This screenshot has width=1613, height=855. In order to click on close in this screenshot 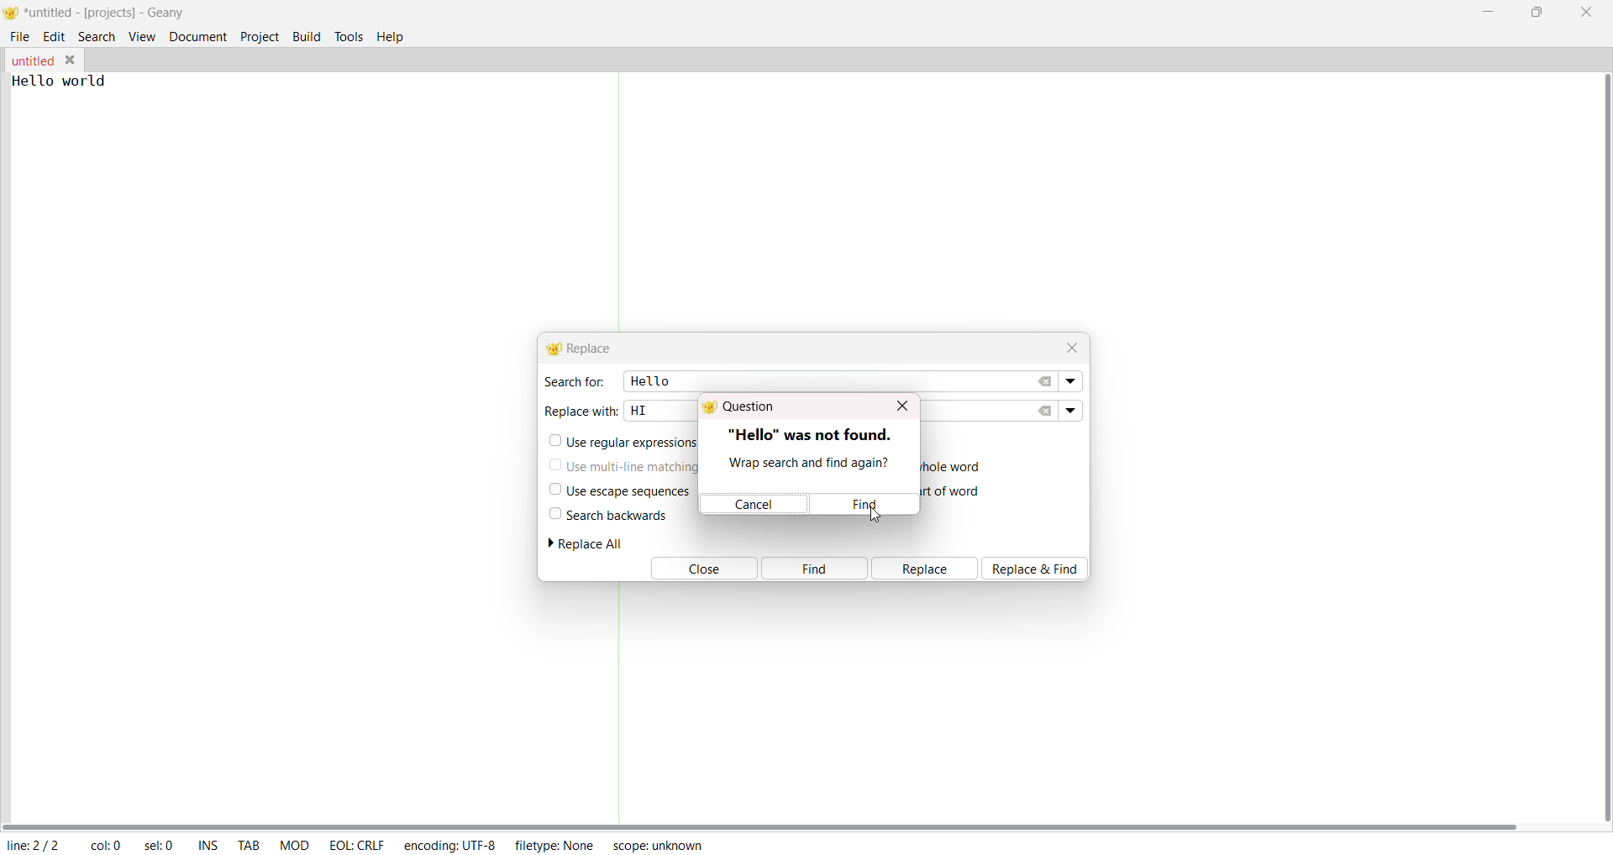, I will do `click(1586, 12)`.